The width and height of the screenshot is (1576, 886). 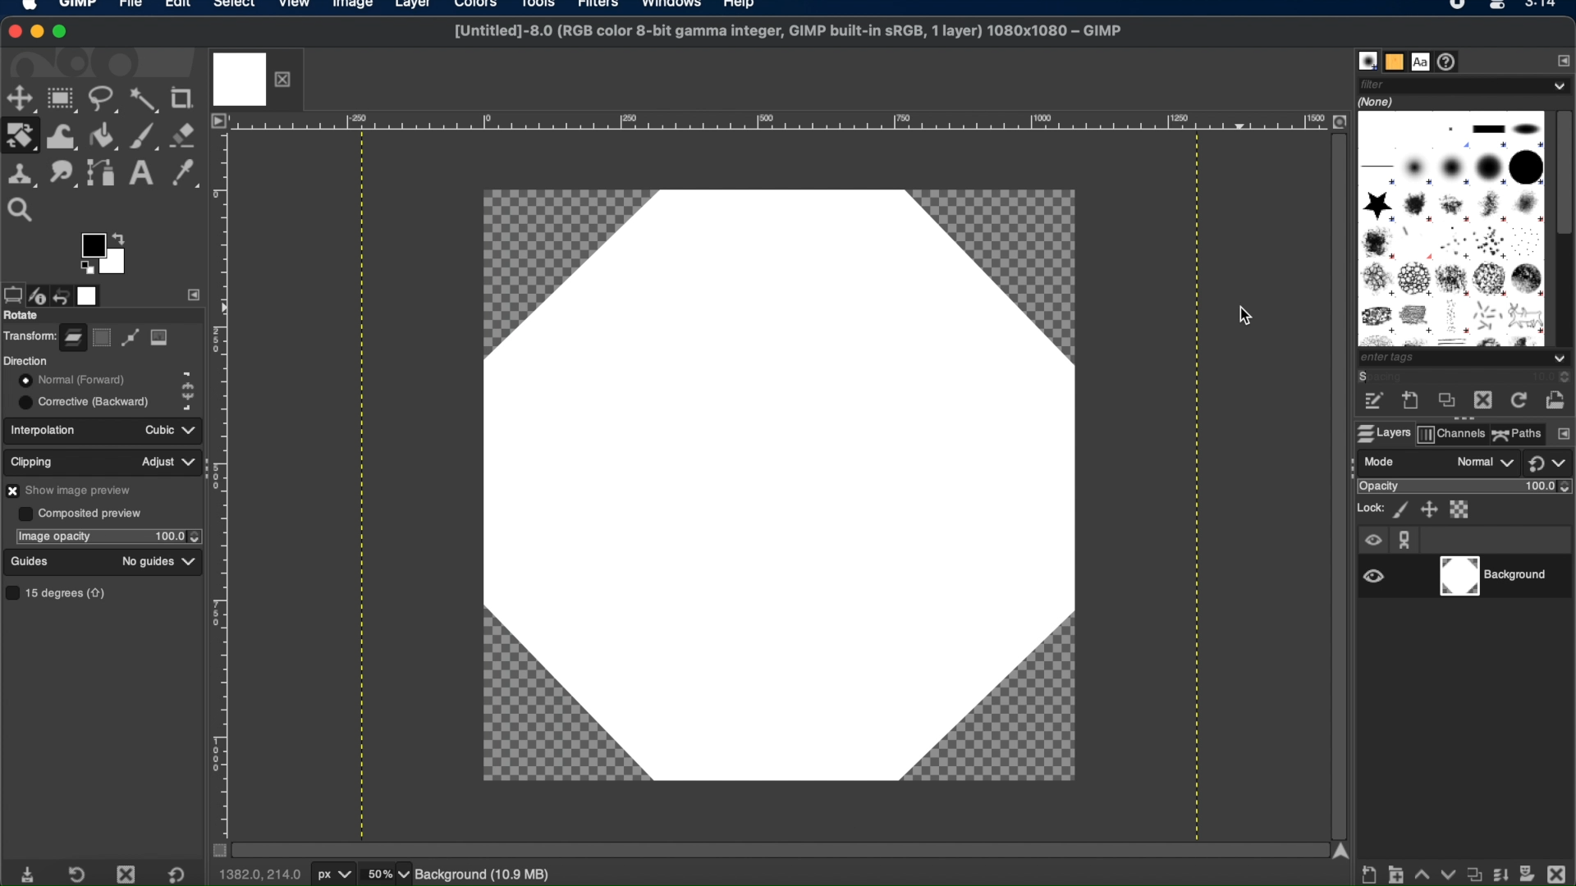 What do you see at coordinates (73, 490) in the screenshot?
I see `show image preview` at bounding box center [73, 490].